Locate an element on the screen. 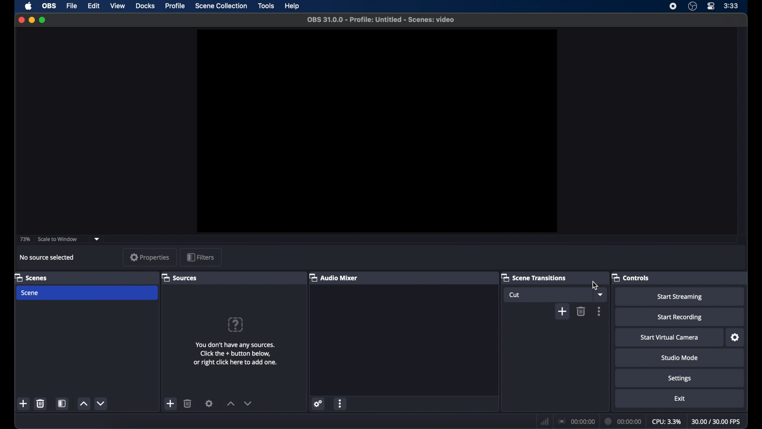 Image resolution: width=762 pixels, height=429 pixels. preview is located at coordinates (376, 131).